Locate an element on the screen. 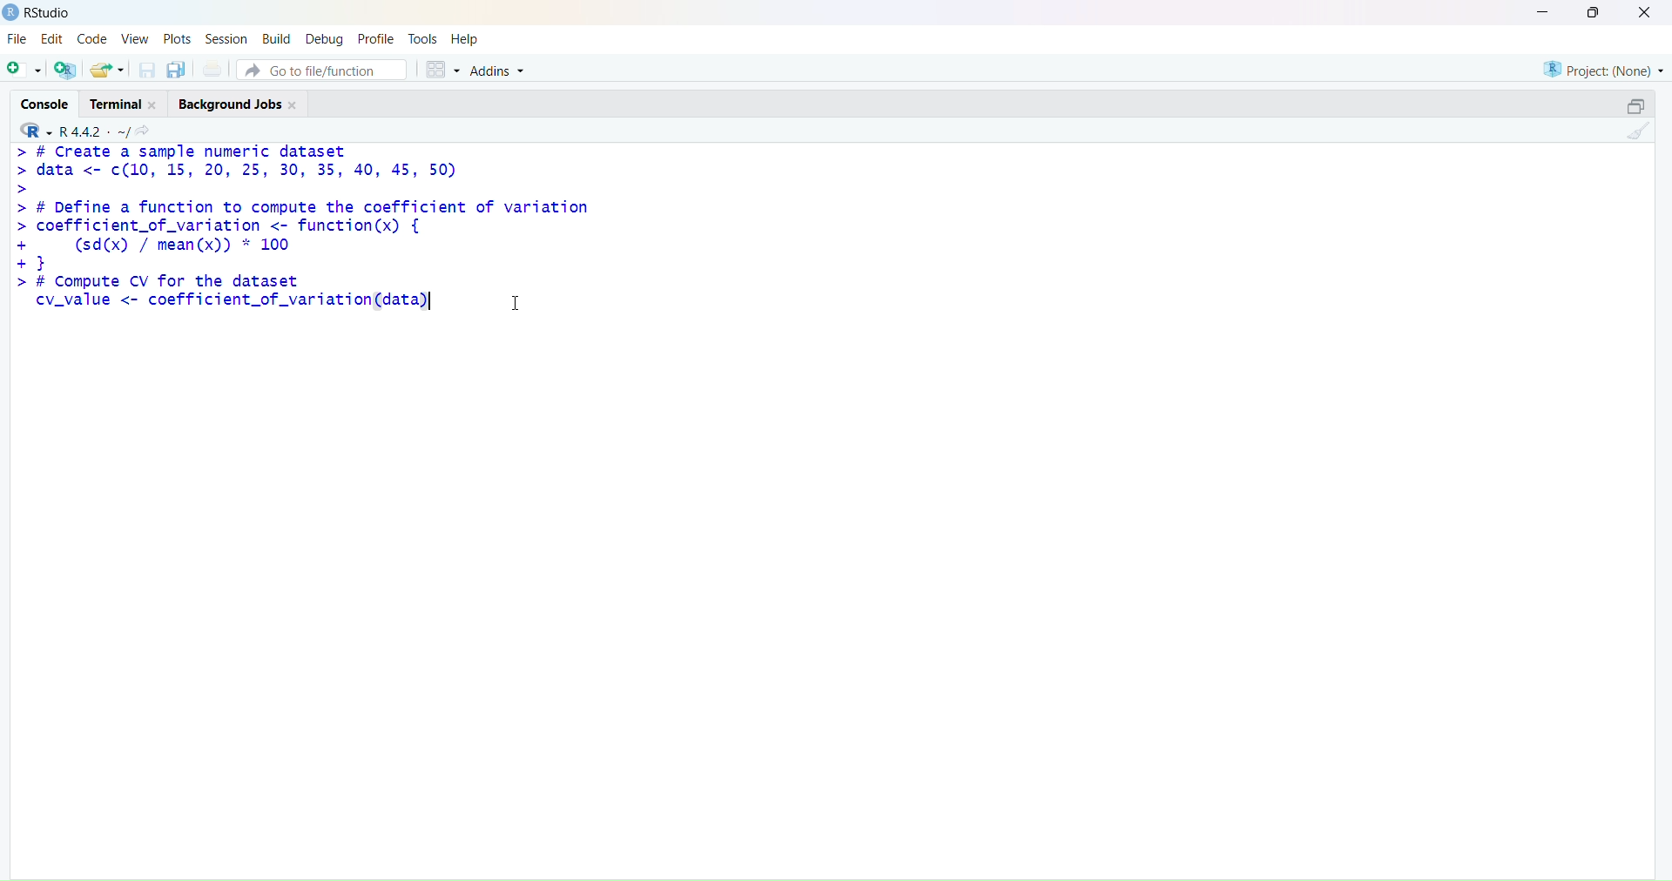  maximise is located at coordinates (1594, 11).